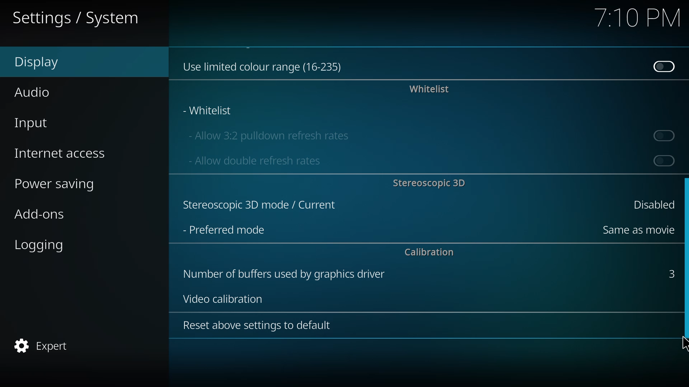  Describe the element at coordinates (662, 66) in the screenshot. I see `disabled` at that location.